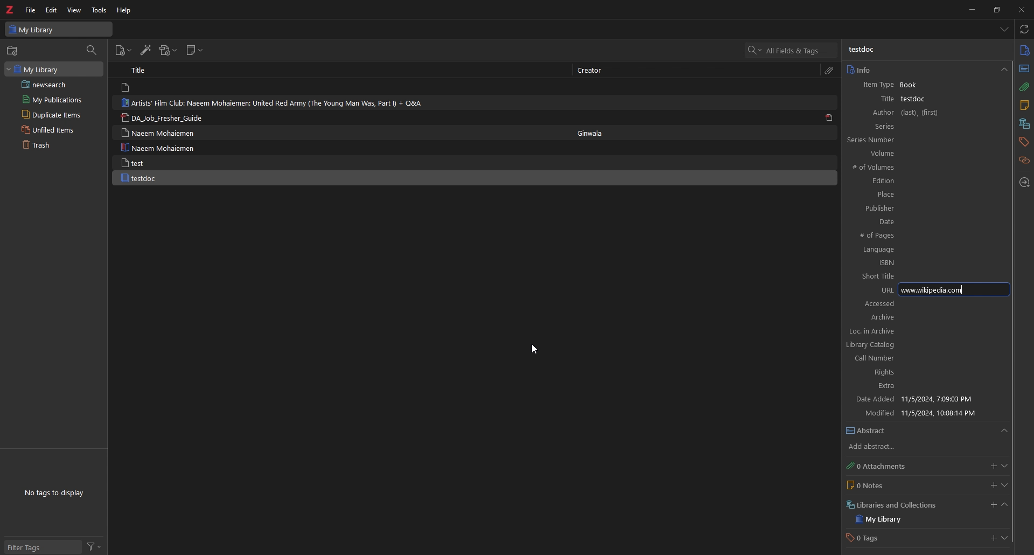  Describe the element at coordinates (926, 413) in the screenshot. I see `Modified 11/5/2024 10:08:14 PM` at that location.